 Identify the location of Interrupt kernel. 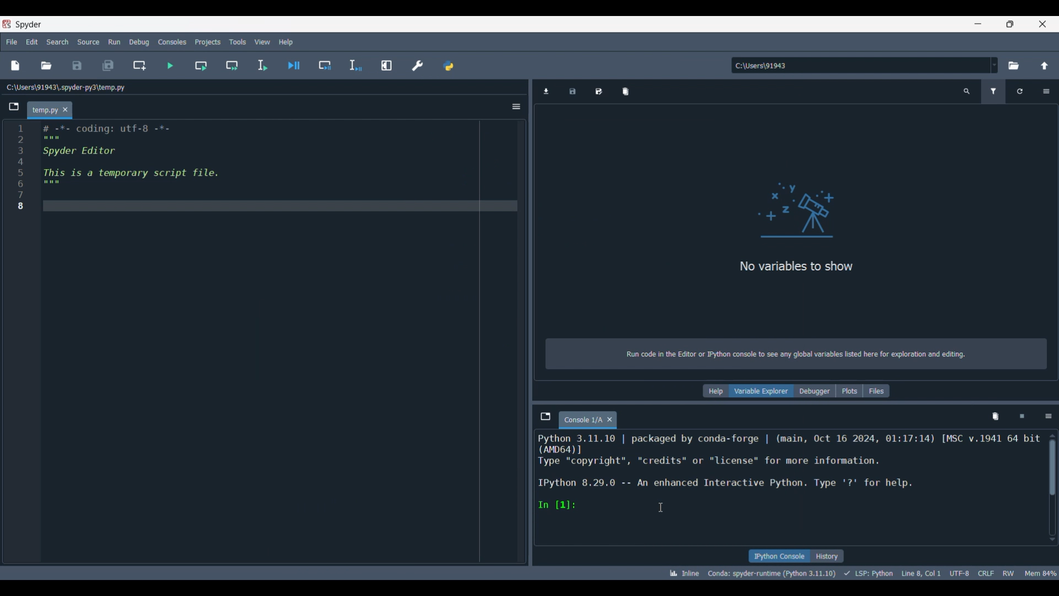
(1022, 417).